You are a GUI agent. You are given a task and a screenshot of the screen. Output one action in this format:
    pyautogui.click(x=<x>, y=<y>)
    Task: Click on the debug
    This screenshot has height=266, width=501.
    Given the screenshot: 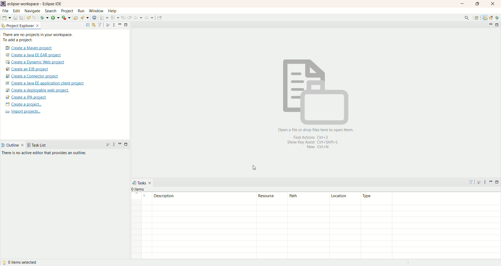 What is the action you would take?
    pyautogui.click(x=45, y=18)
    